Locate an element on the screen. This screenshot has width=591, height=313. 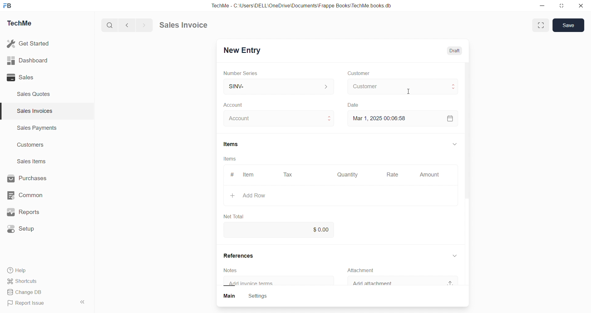
doopdown is located at coordinates (454, 143).